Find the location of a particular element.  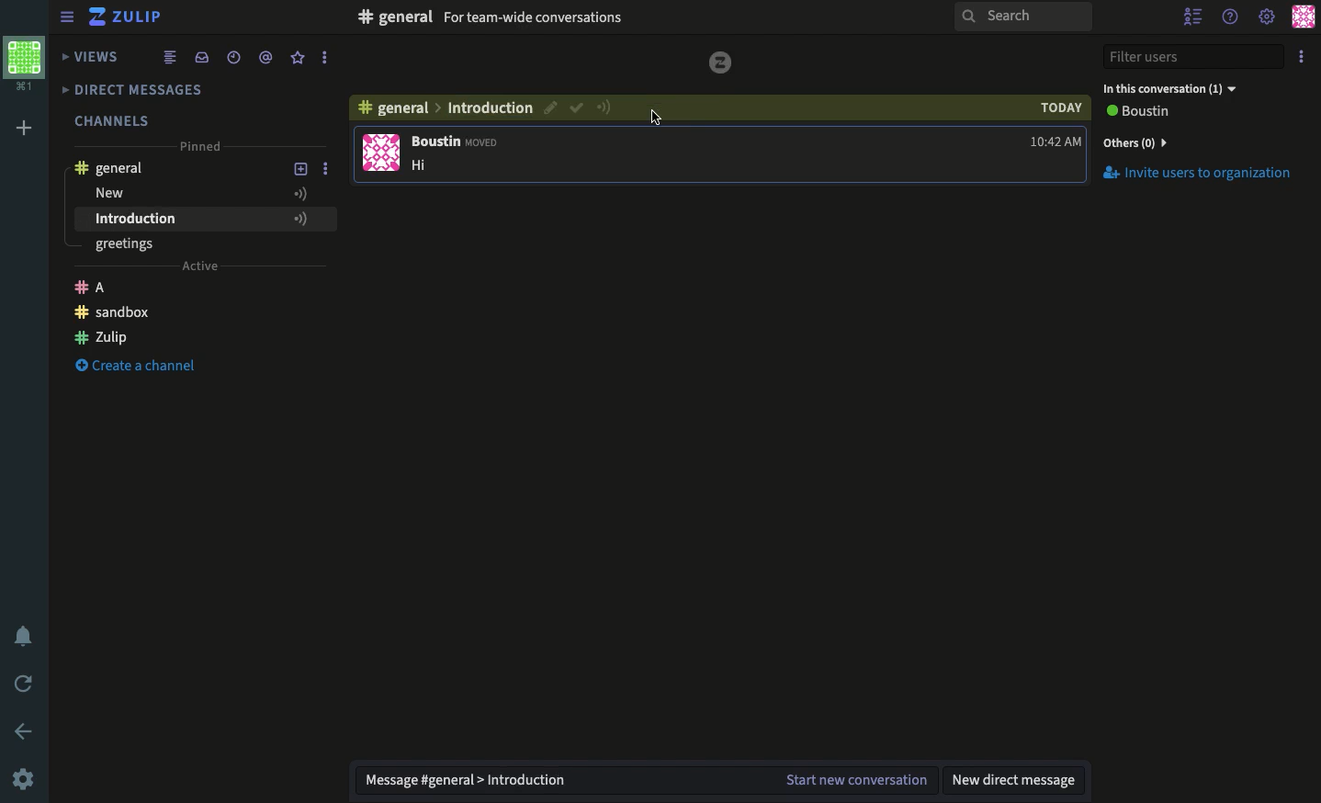

Feed is located at coordinates (172, 56).